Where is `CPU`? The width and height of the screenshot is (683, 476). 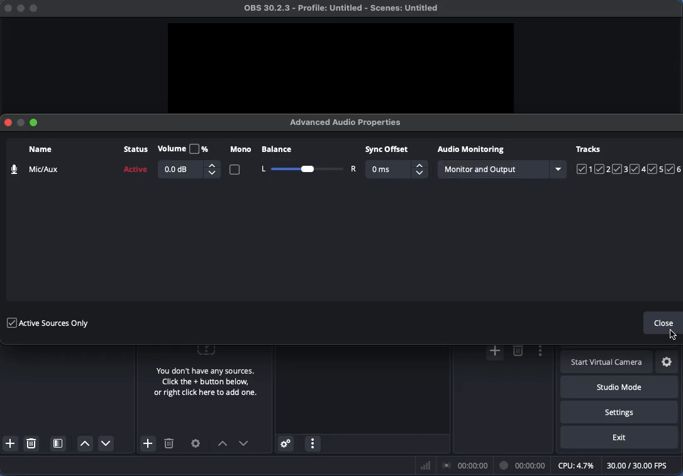 CPU is located at coordinates (575, 465).